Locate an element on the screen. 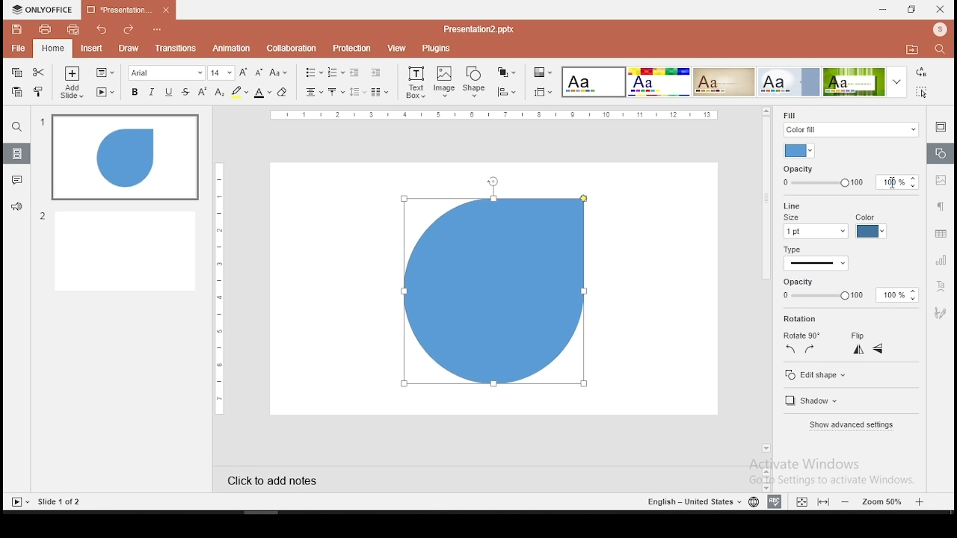  minimize is located at coordinates (882, 9).